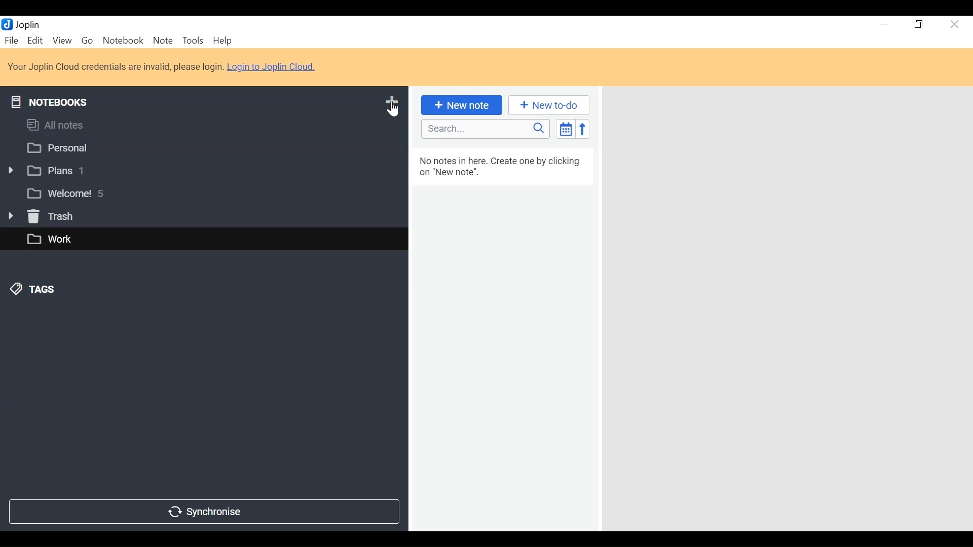 The image size is (973, 547). I want to click on Joplin Desktop Icon, so click(7, 25).